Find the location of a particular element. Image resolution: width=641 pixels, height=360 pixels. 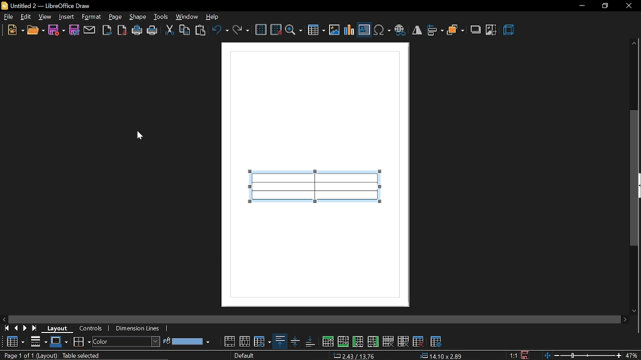

delete row is located at coordinates (389, 341).